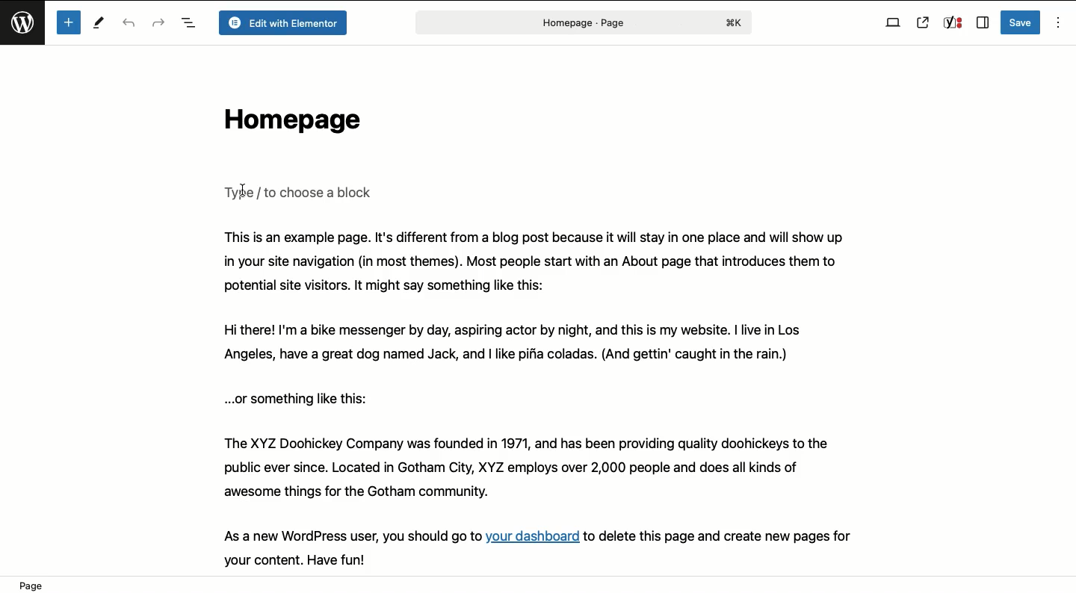  I want to click on Sidebar, so click(982, 23).